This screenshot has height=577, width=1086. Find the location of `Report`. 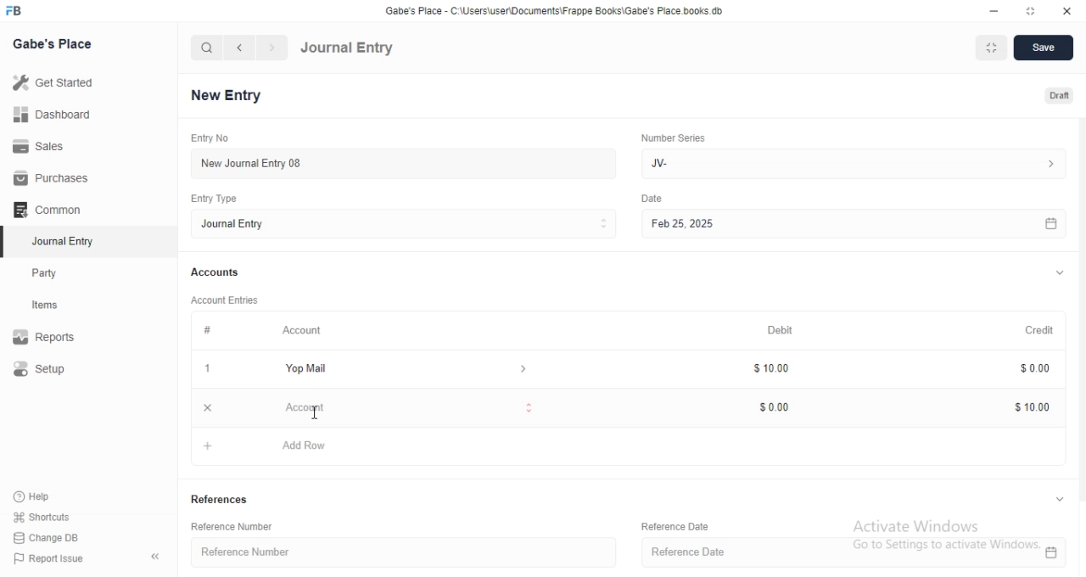

Report is located at coordinates (57, 337).